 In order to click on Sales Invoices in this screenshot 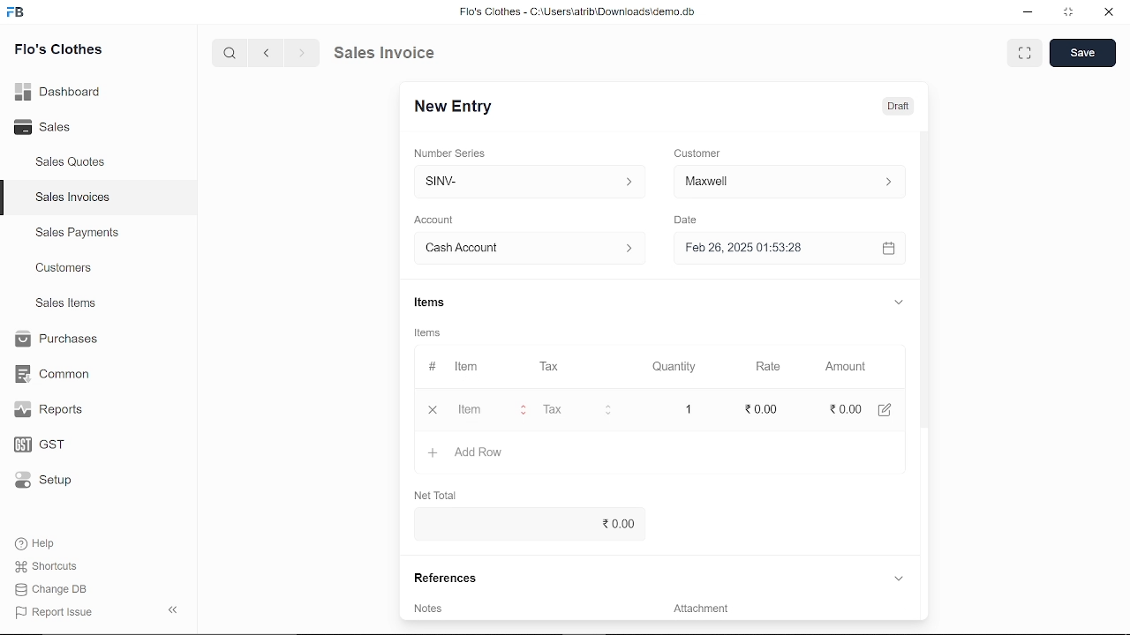, I will do `click(79, 199)`.